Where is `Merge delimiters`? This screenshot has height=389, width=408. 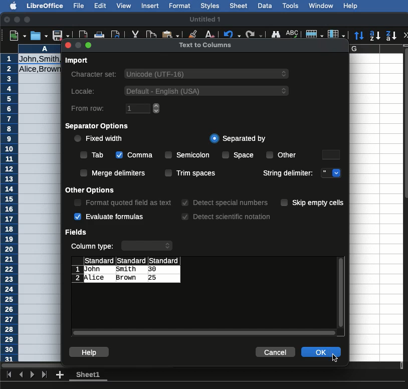
Merge delimiters is located at coordinates (113, 172).